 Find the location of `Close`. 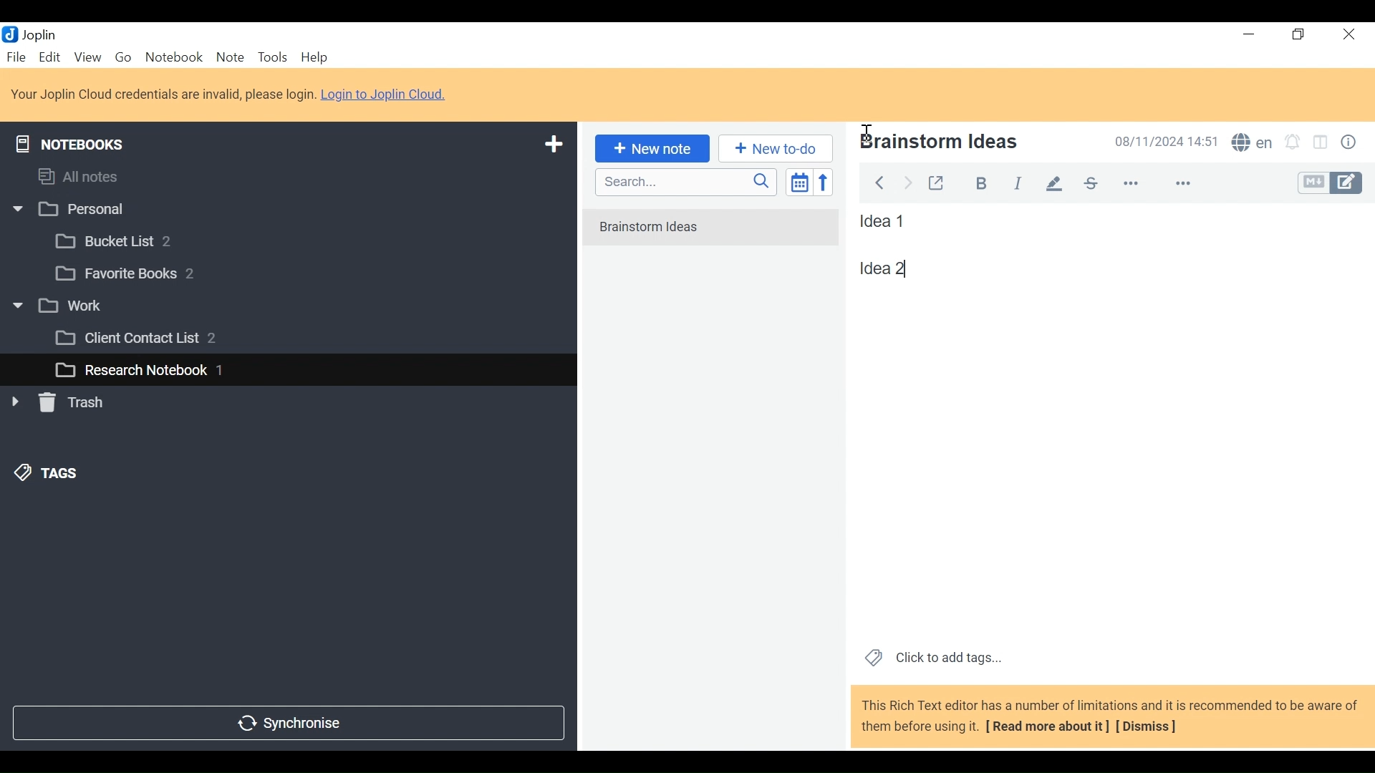

Close is located at coordinates (1346, 35).